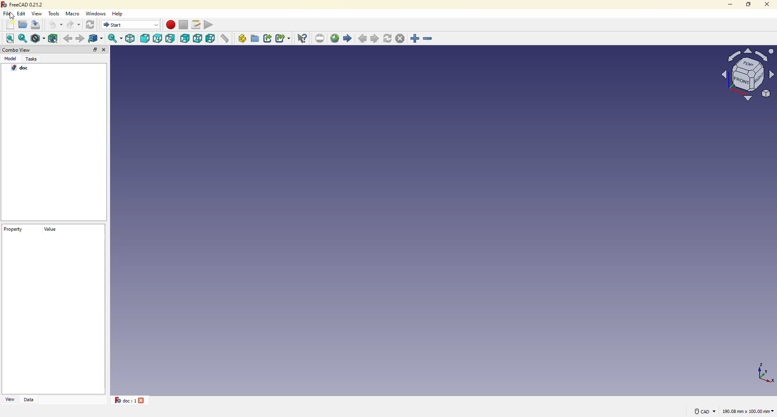  What do you see at coordinates (242, 38) in the screenshot?
I see `create part` at bounding box center [242, 38].